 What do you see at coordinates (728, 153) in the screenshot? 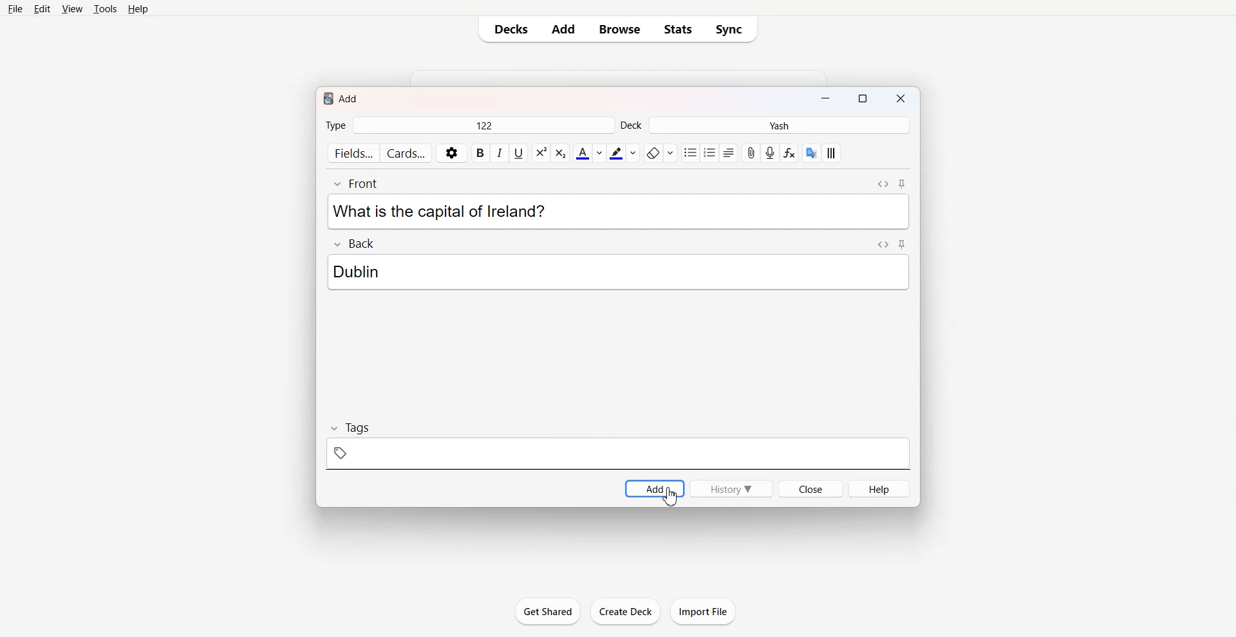
I see `Alignment` at bounding box center [728, 153].